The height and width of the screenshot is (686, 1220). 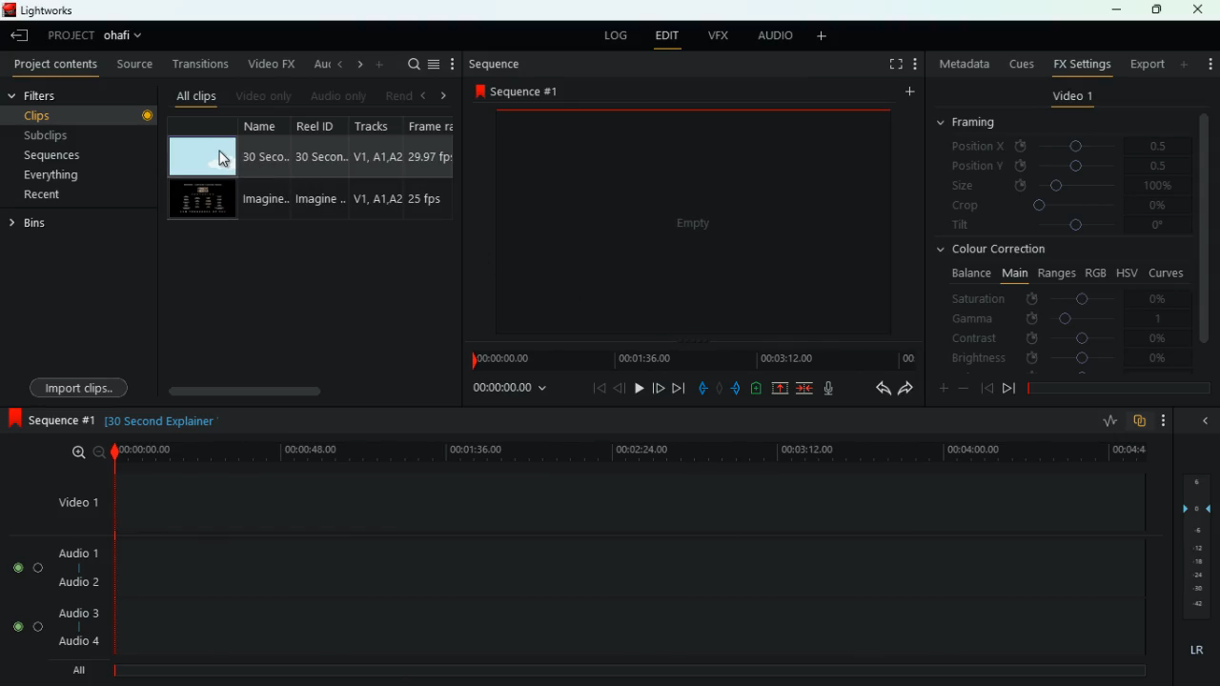 What do you see at coordinates (1203, 420) in the screenshot?
I see `back` at bounding box center [1203, 420].